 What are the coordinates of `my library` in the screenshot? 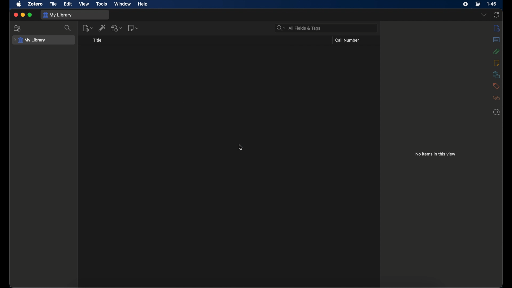 It's located at (30, 40).